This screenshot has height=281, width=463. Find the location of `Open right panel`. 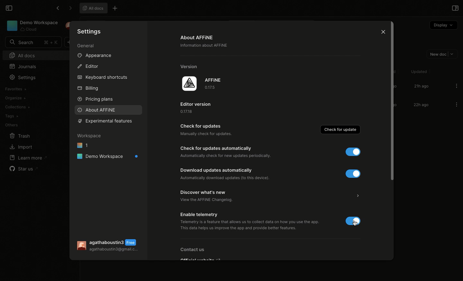

Open right panel is located at coordinates (454, 8).